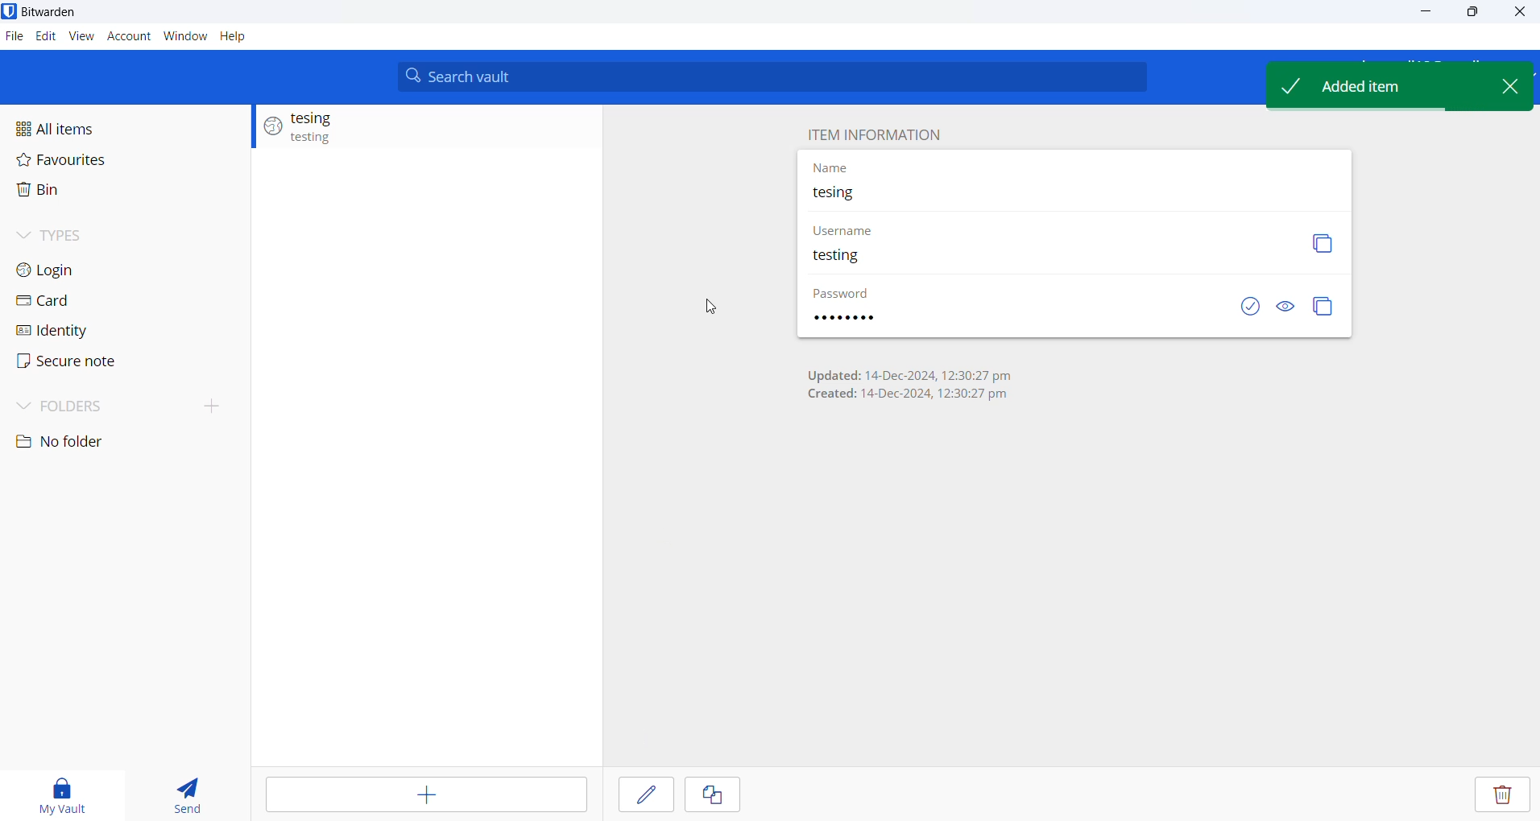  Describe the element at coordinates (1470, 14) in the screenshot. I see `maximize` at that location.